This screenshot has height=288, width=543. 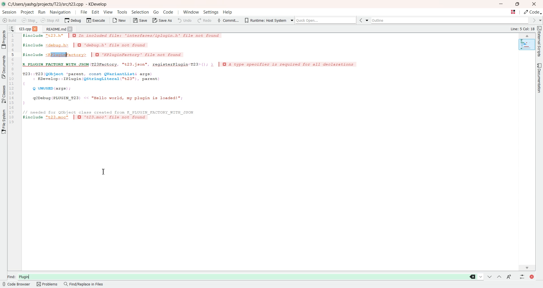 What do you see at coordinates (526, 45) in the screenshot?
I see `File overview` at bounding box center [526, 45].